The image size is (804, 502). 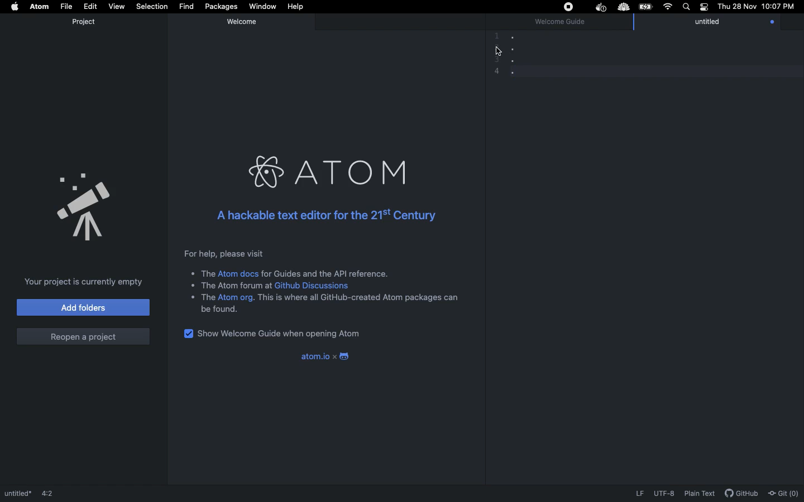 What do you see at coordinates (315, 286) in the screenshot?
I see `Github Discussion` at bounding box center [315, 286].